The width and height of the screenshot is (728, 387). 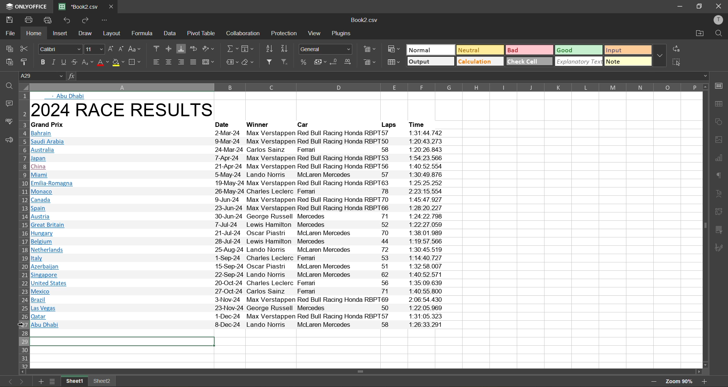 I want to click on cell address, so click(x=42, y=75).